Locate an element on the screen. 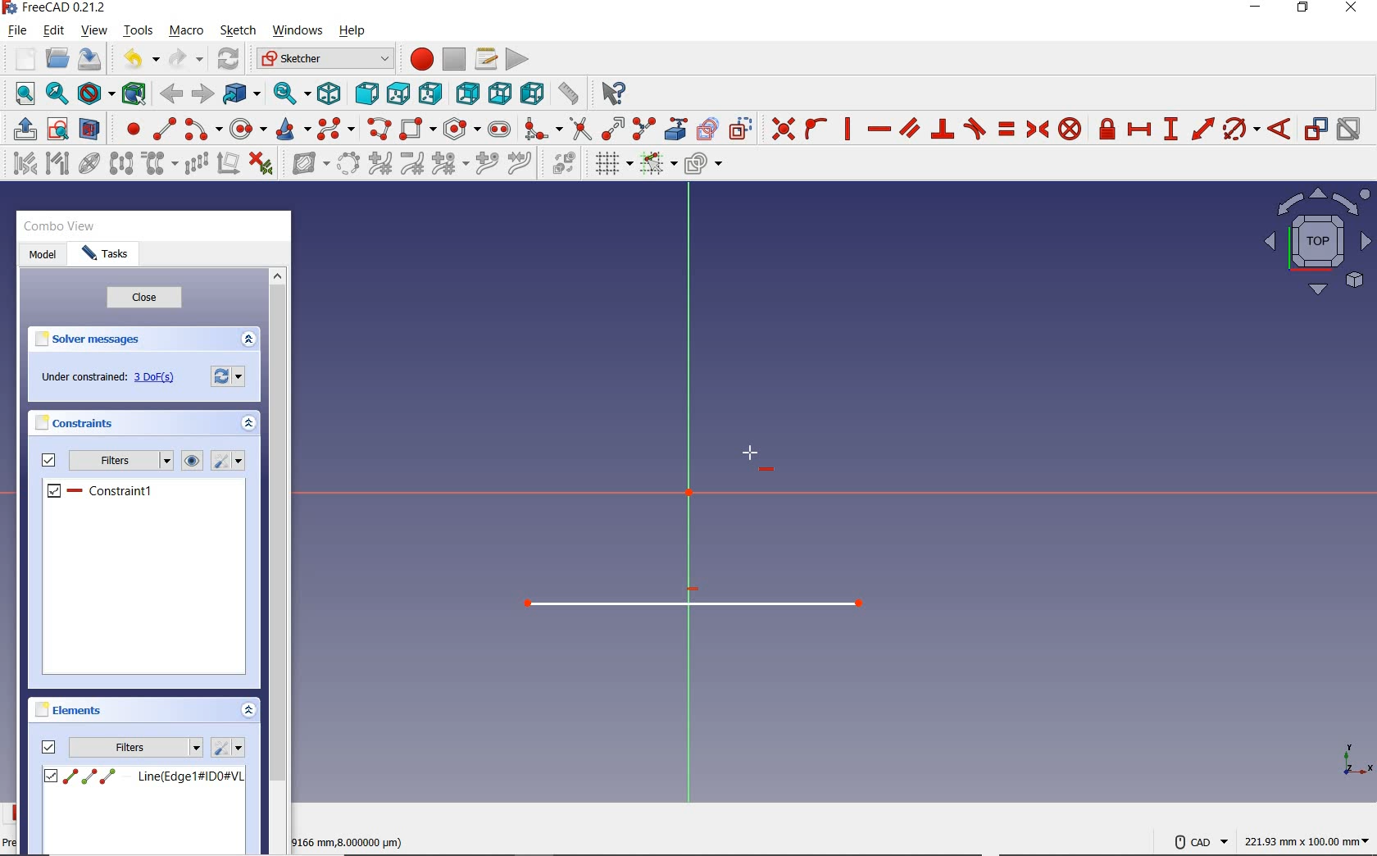 The width and height of the screenshot is (1377, 856). SYNC VIEW is located at coordinates (293, 94).